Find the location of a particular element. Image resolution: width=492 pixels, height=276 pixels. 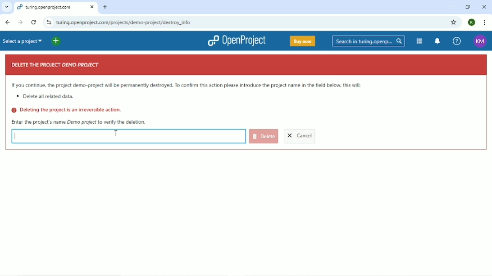

Delete is located at coordinates (264, 136).